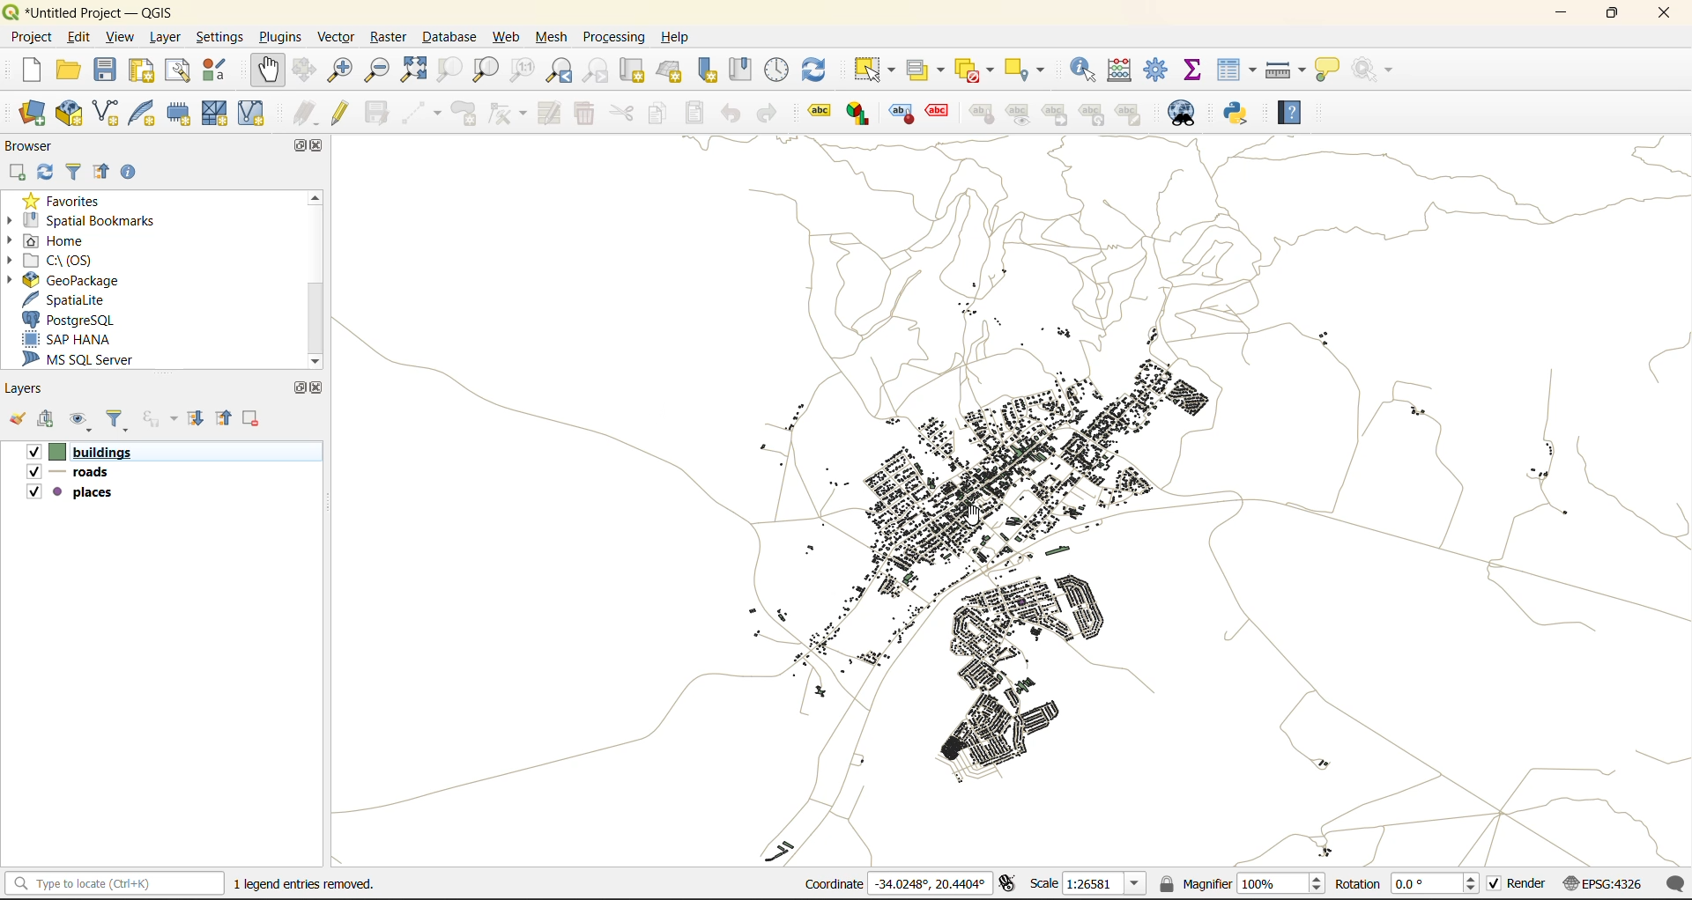  Describe the element at coordinates (1566, 17) in the screenshot. I see `minimize` at that location.